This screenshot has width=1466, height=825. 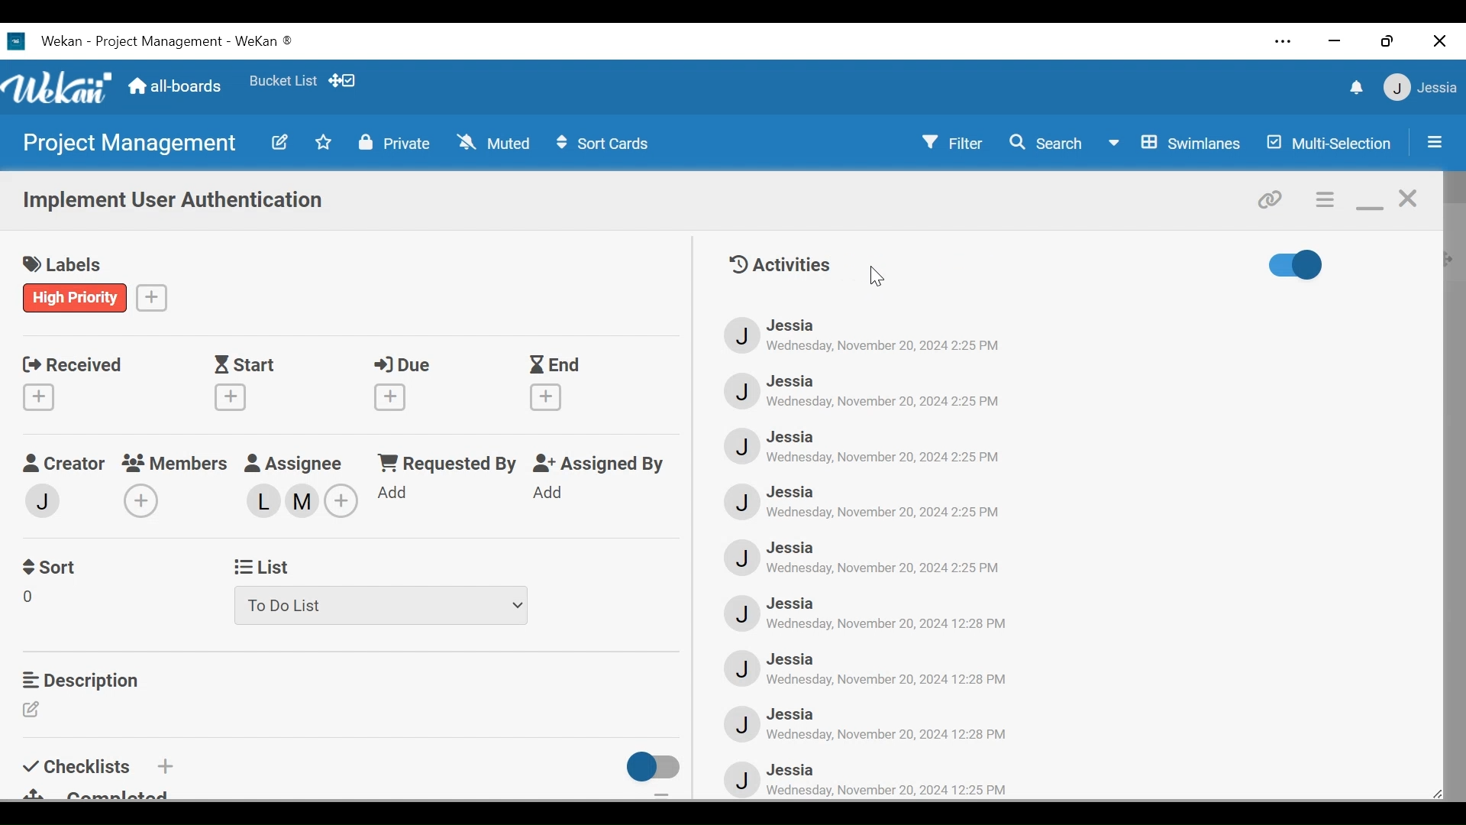 What do you see at coordinates (1368, 199) in the screenshot?
I see `minimize` at bounding box center [1368, 199].